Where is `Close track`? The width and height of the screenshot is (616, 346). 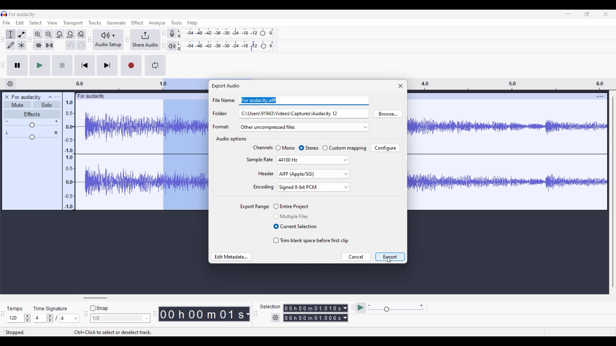
Close track is located at coordinates (7, 97).